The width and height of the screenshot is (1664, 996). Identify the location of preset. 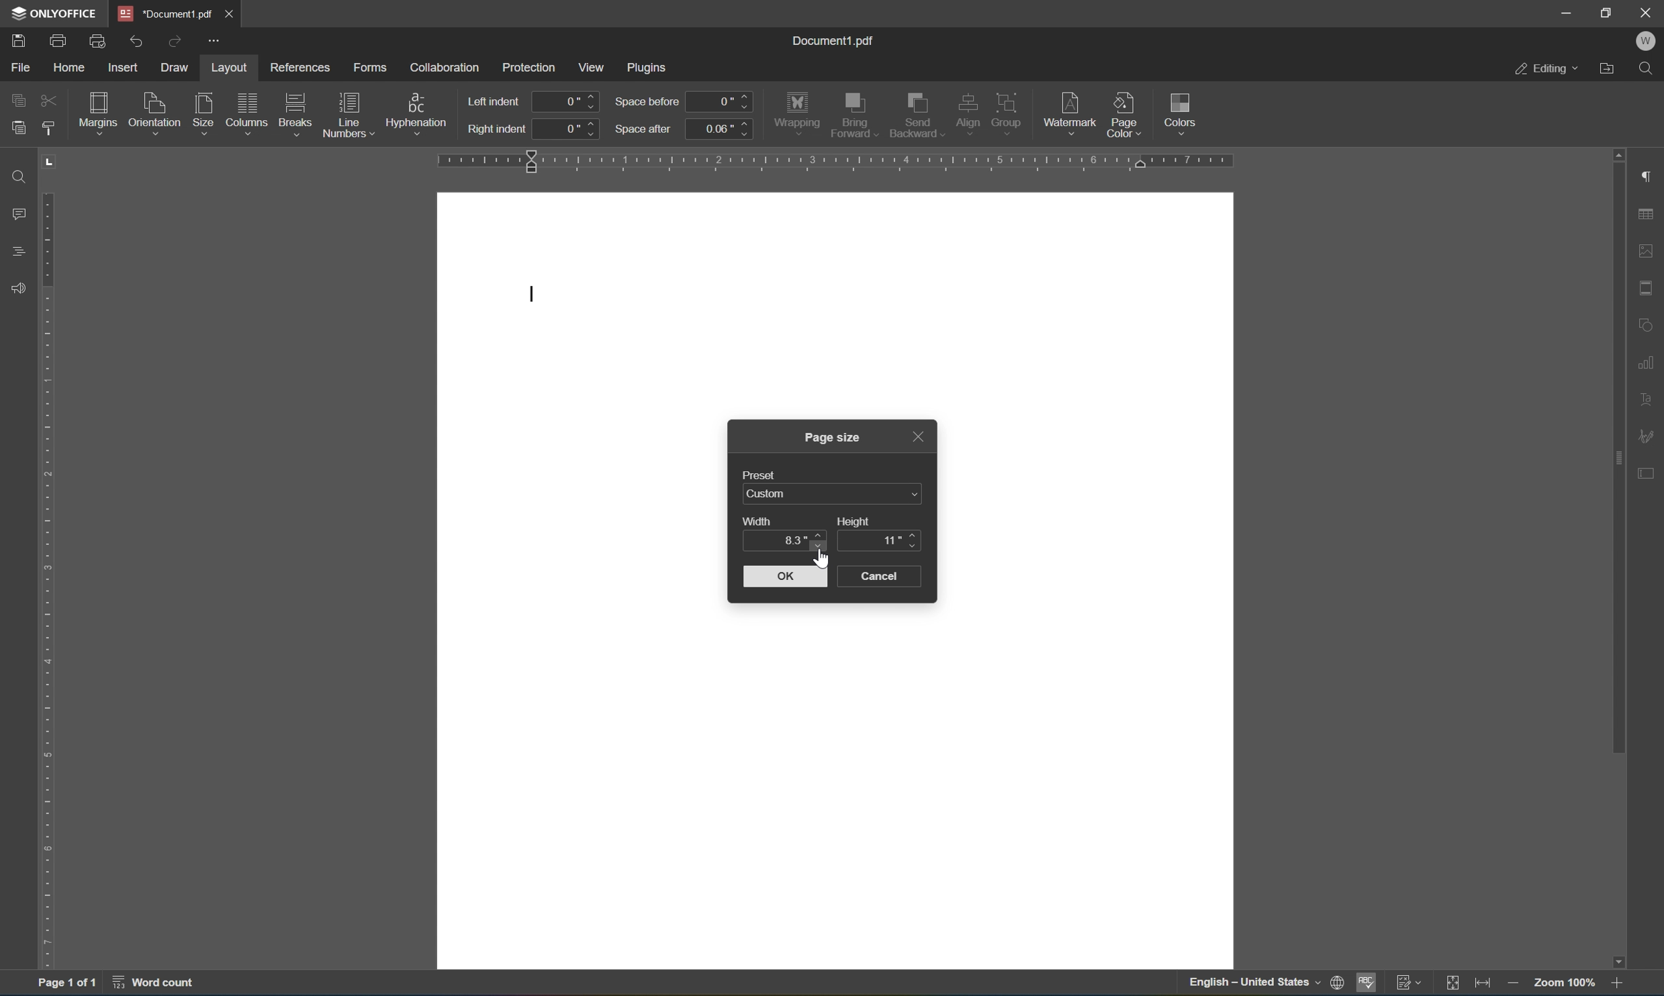
(762, 472).